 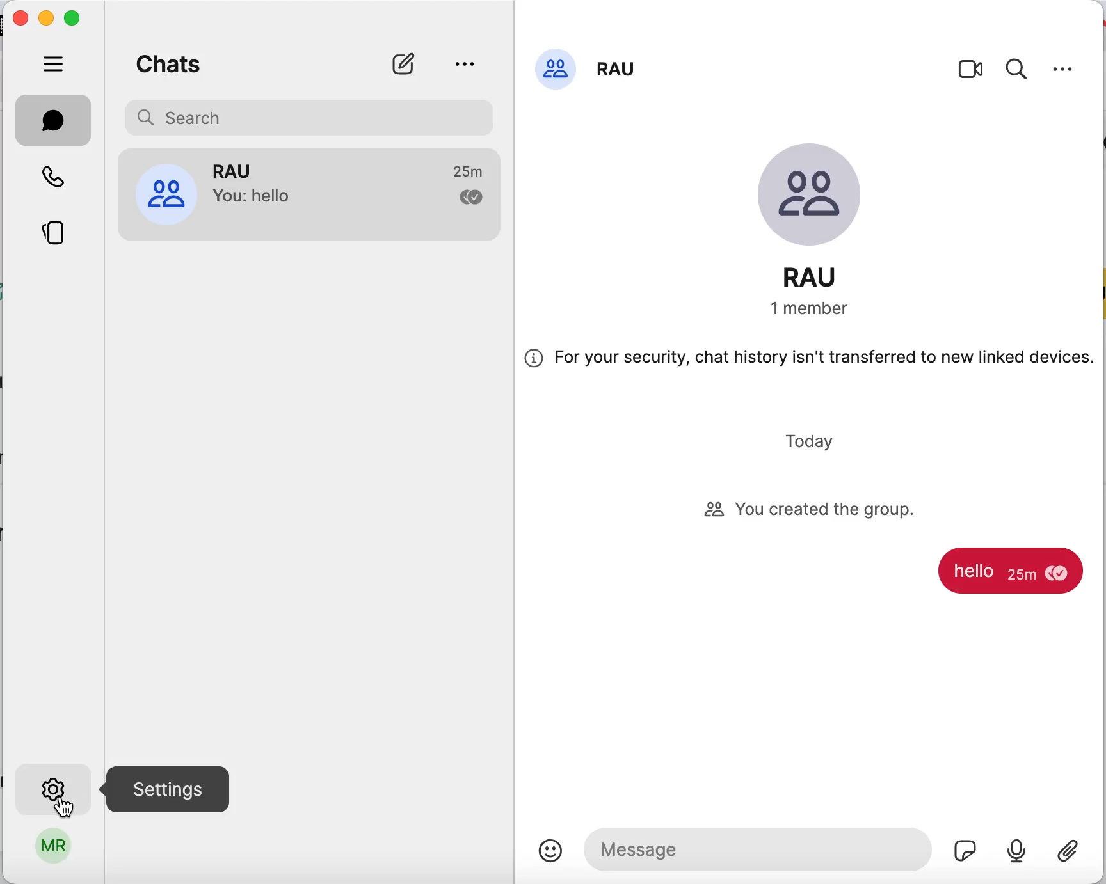 I want to click on minimize, so click(x=47, y=17).